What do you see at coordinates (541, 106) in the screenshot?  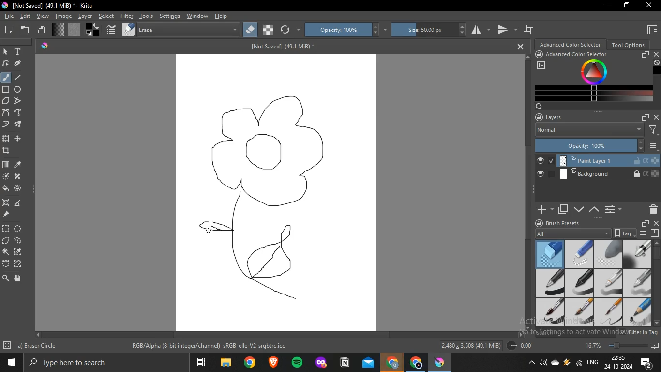 I see `Sync` at bounding box center [541, 106].